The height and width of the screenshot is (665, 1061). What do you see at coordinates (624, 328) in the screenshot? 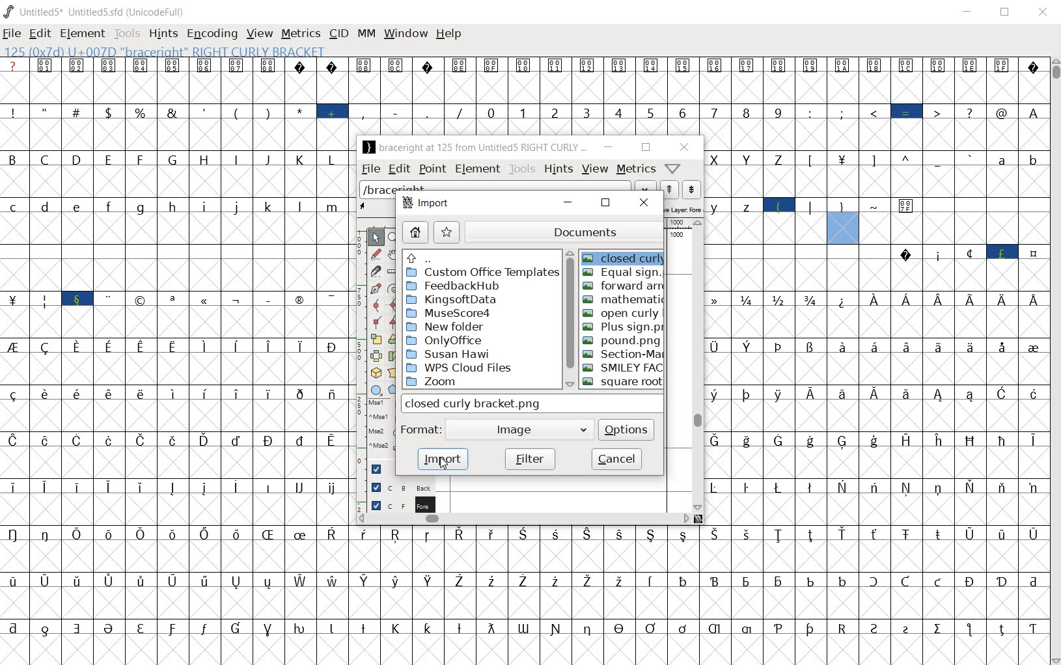
I see `plus sign` at bounding box center [624, 328].